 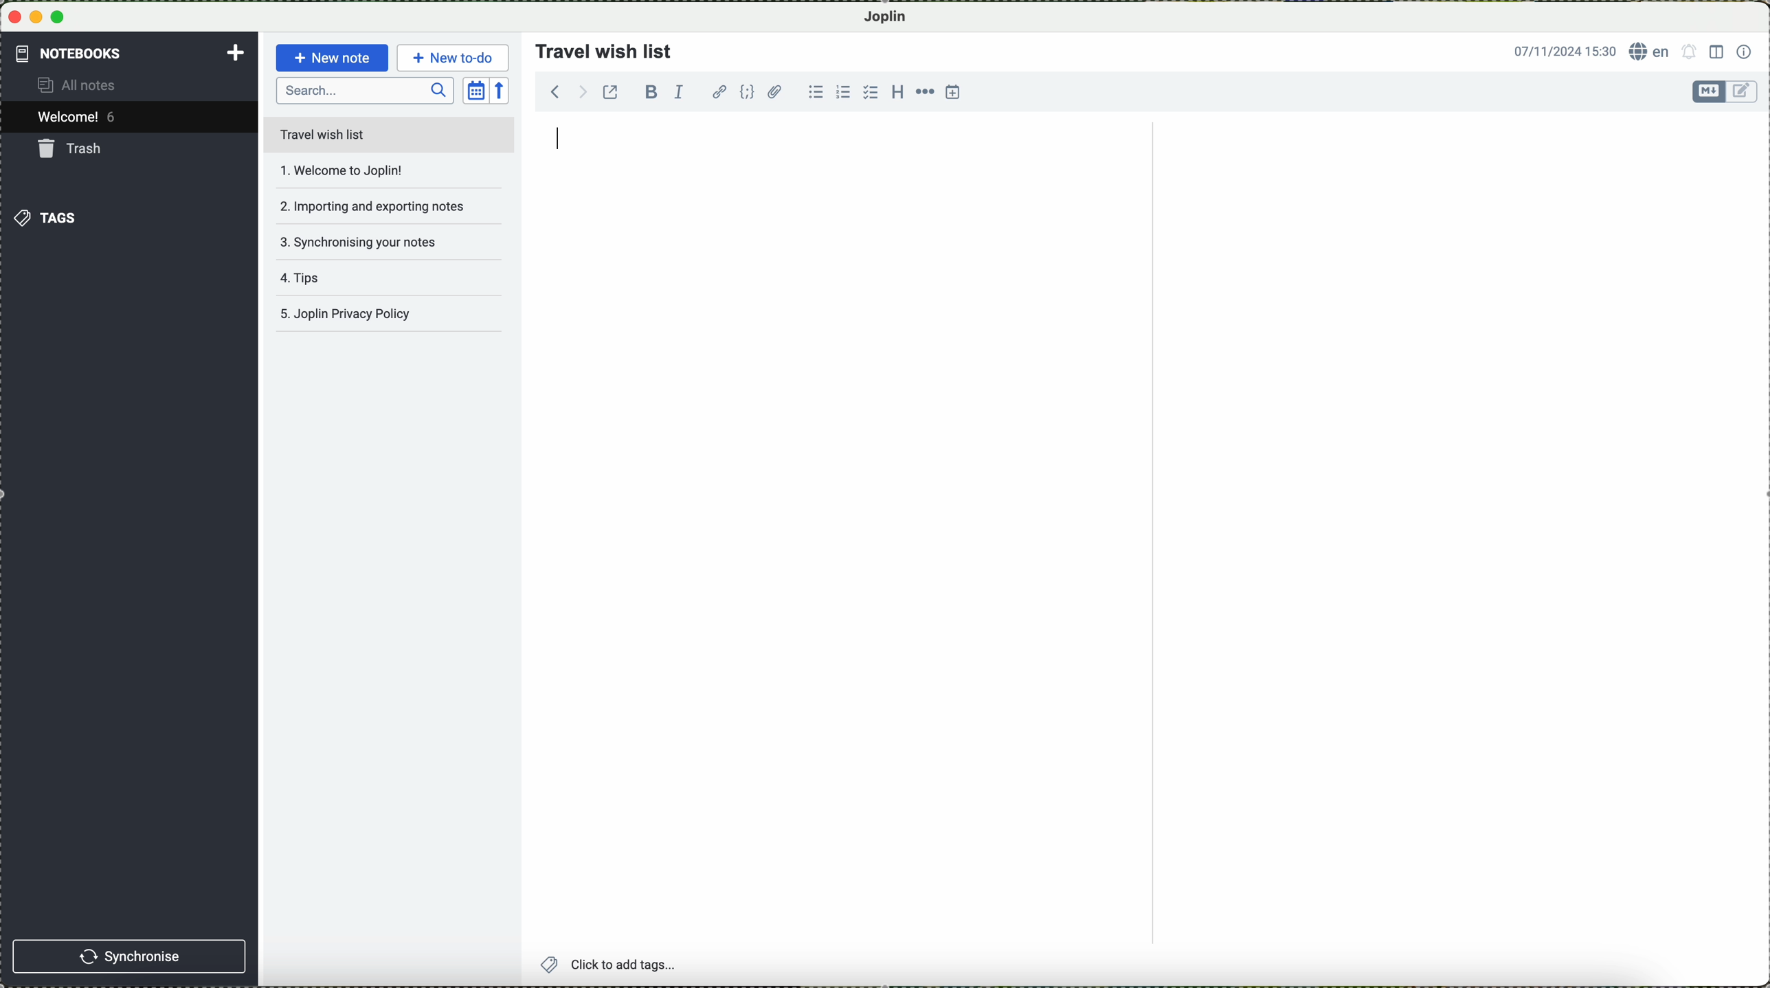 I want to click on maximize, so click(x=61, y=17).